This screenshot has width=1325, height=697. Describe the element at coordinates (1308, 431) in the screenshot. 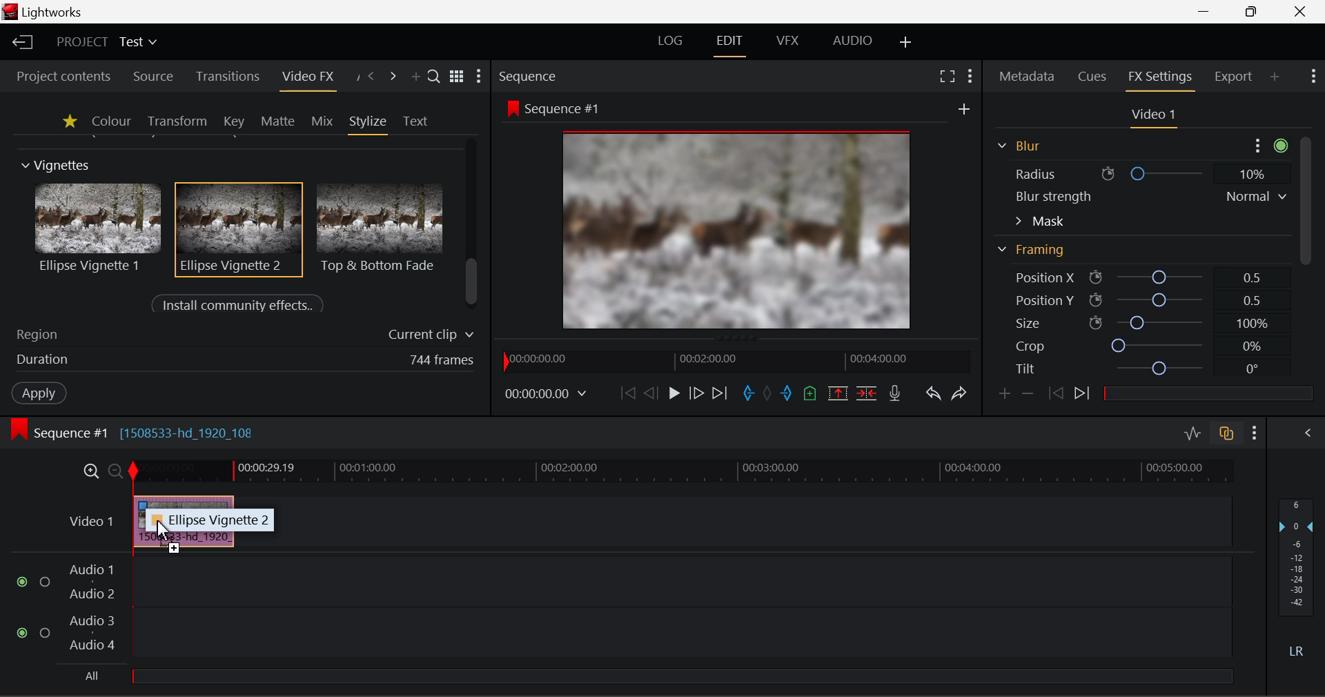

I see `View Audio Mix` at that location.